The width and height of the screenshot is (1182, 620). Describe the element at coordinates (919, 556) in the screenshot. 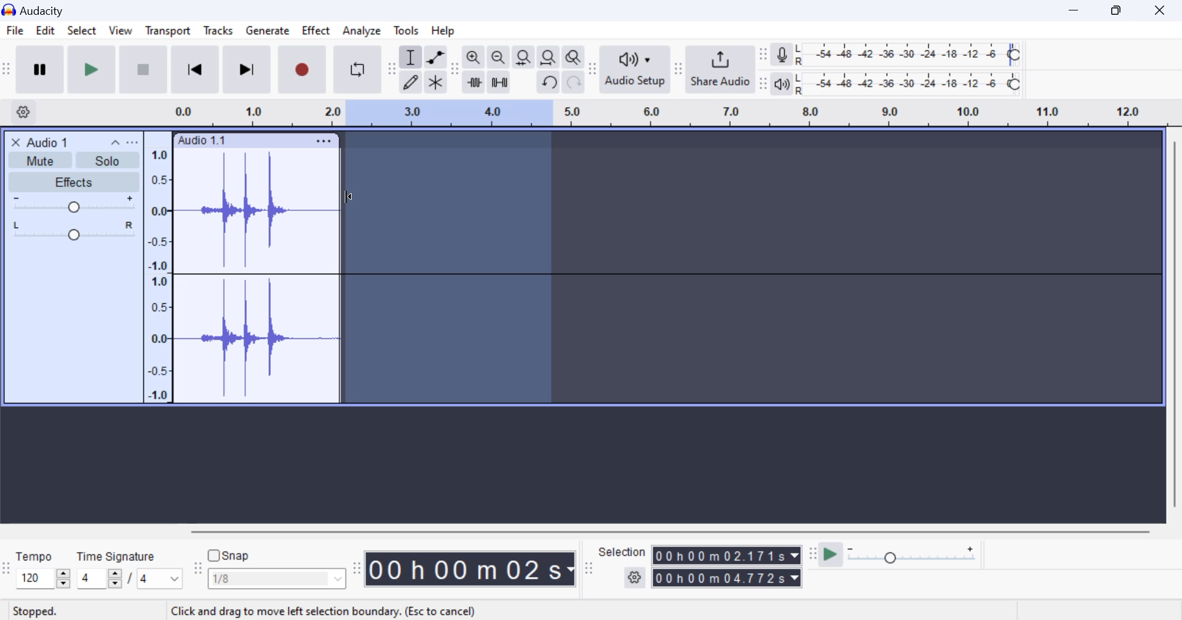

I see `Playback Speed` at that location.